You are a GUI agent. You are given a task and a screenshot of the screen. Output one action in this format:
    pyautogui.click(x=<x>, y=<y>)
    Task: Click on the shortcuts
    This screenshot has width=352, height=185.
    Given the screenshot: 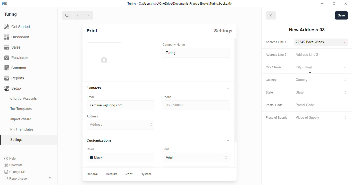 What is the action you would take?
    pyautogui.click(x=13, y=165)
    